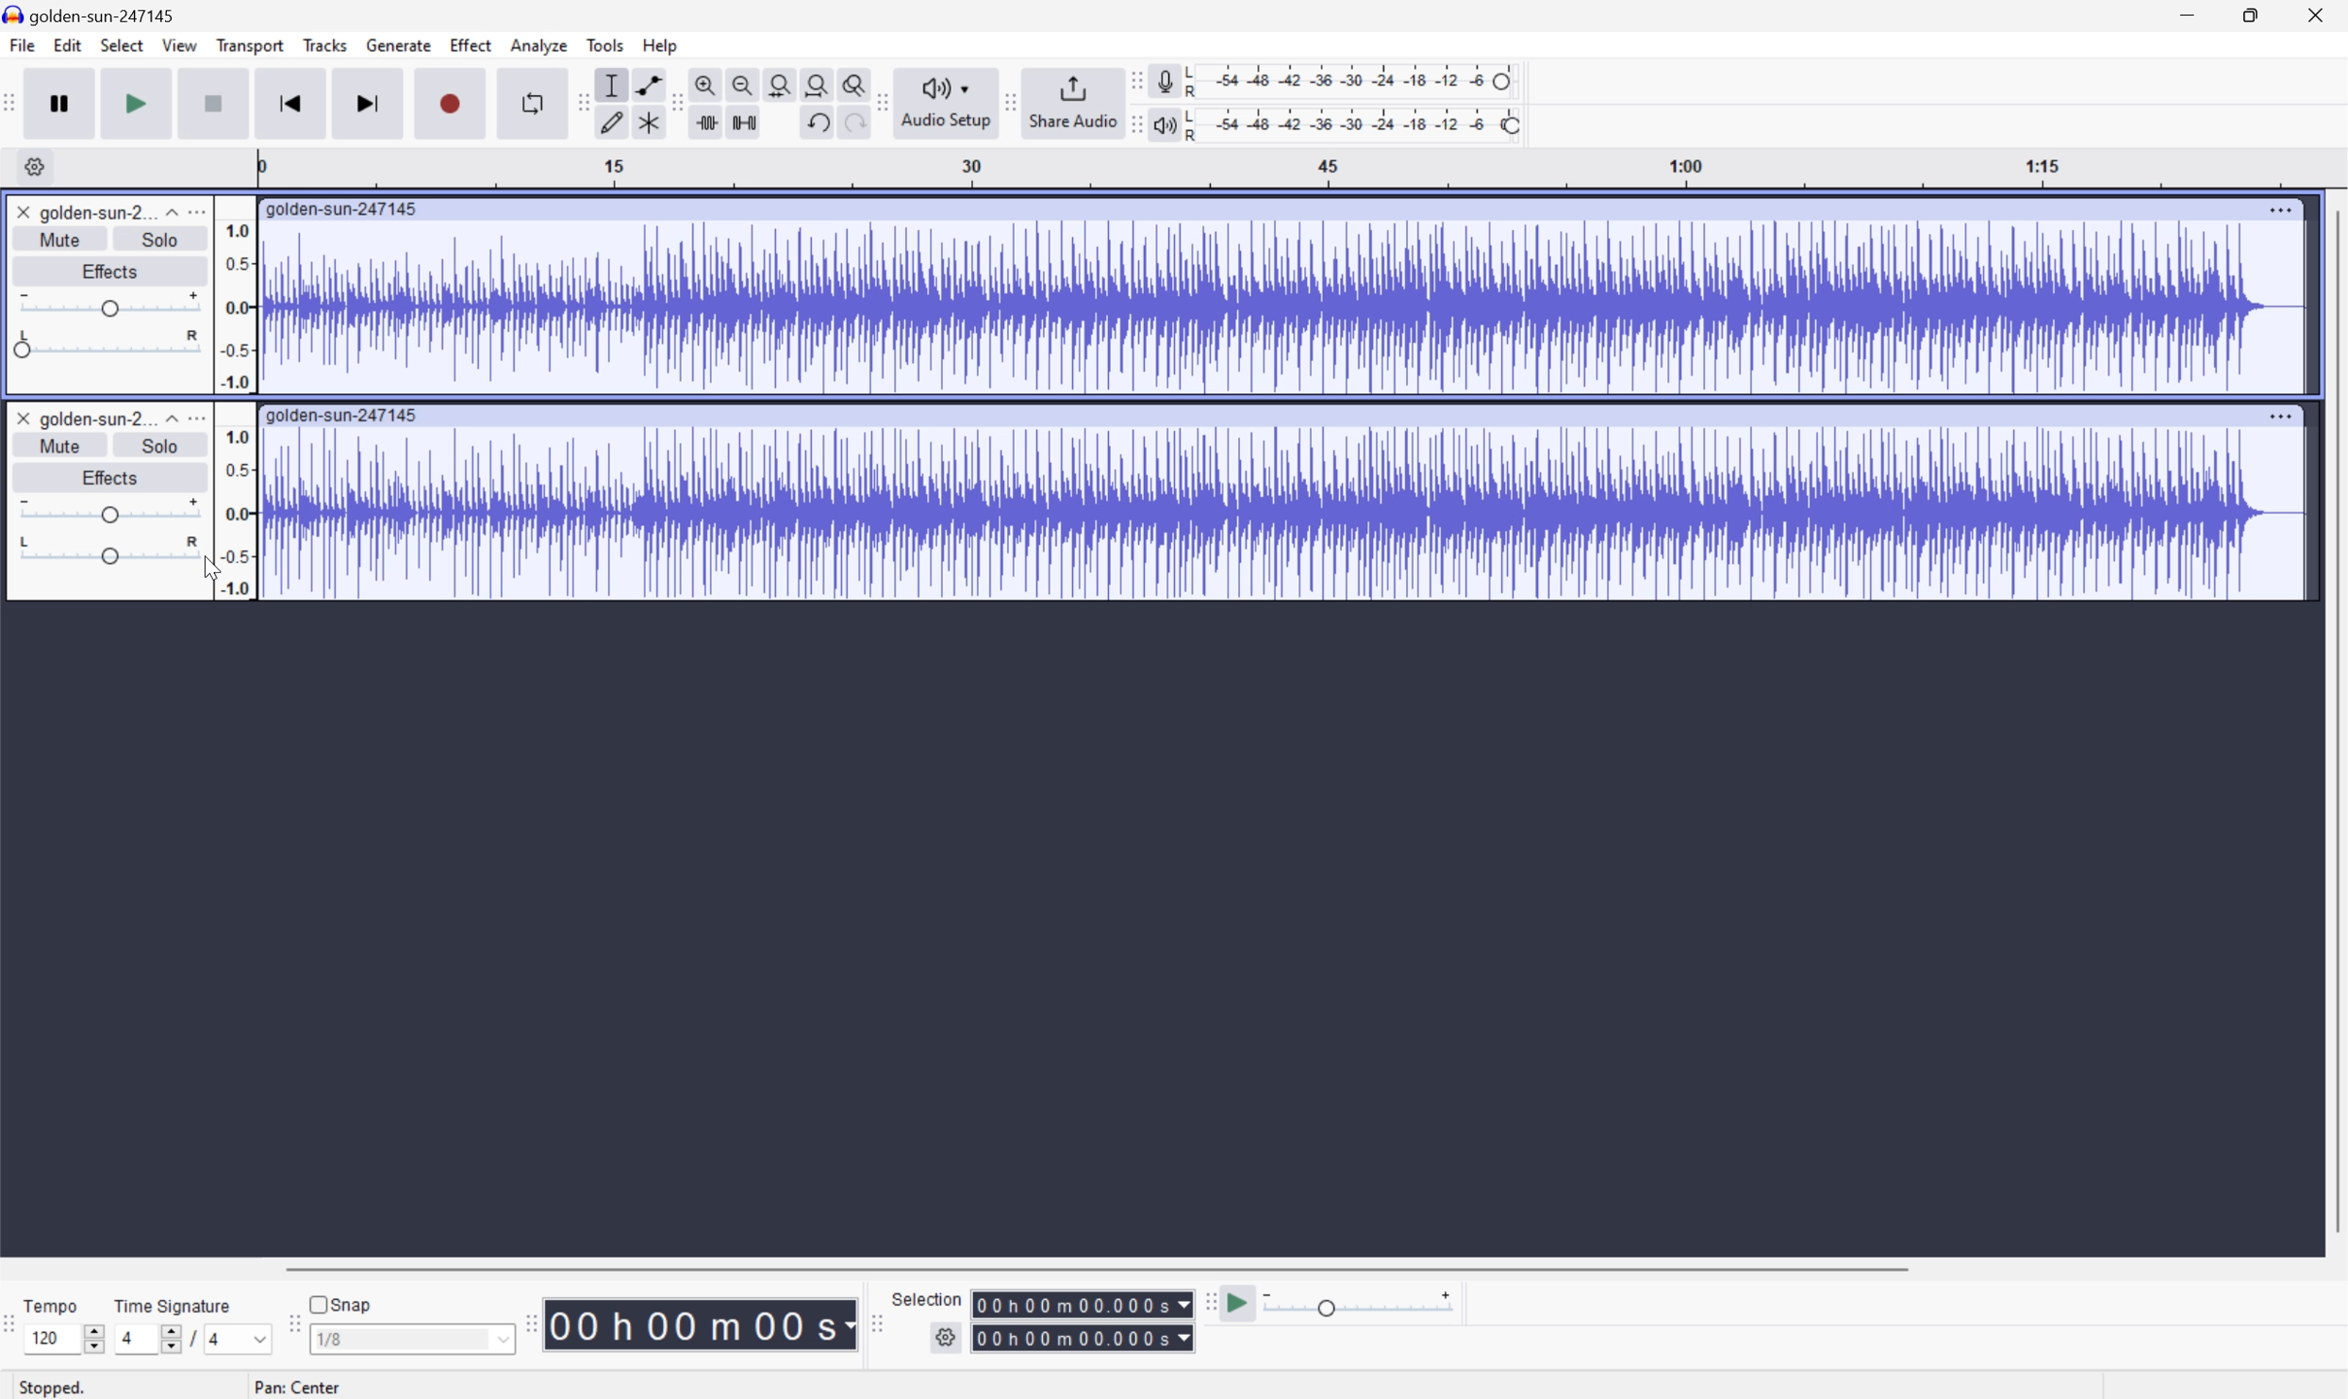 Image resolution: width=2348 pixels, height=1399 pixels. I want to click on golden-sun-247145, so click(348, 207).